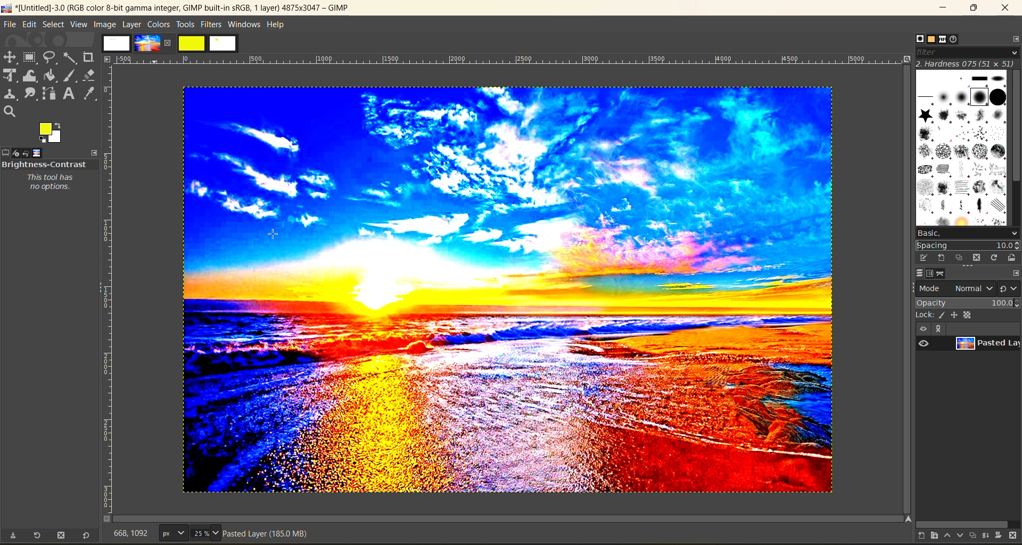 The image size is (1022, 545). Describe the element at coordinates (182, 10) in the screenshot. I see `file name and app title` at that location.